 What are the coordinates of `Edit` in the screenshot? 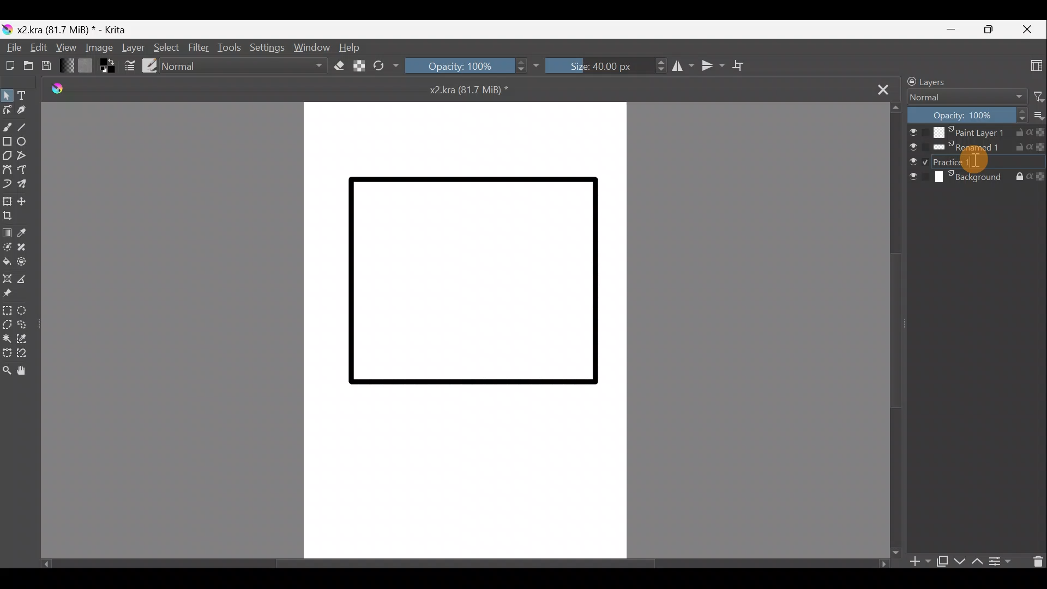 It's located at (38, 47).